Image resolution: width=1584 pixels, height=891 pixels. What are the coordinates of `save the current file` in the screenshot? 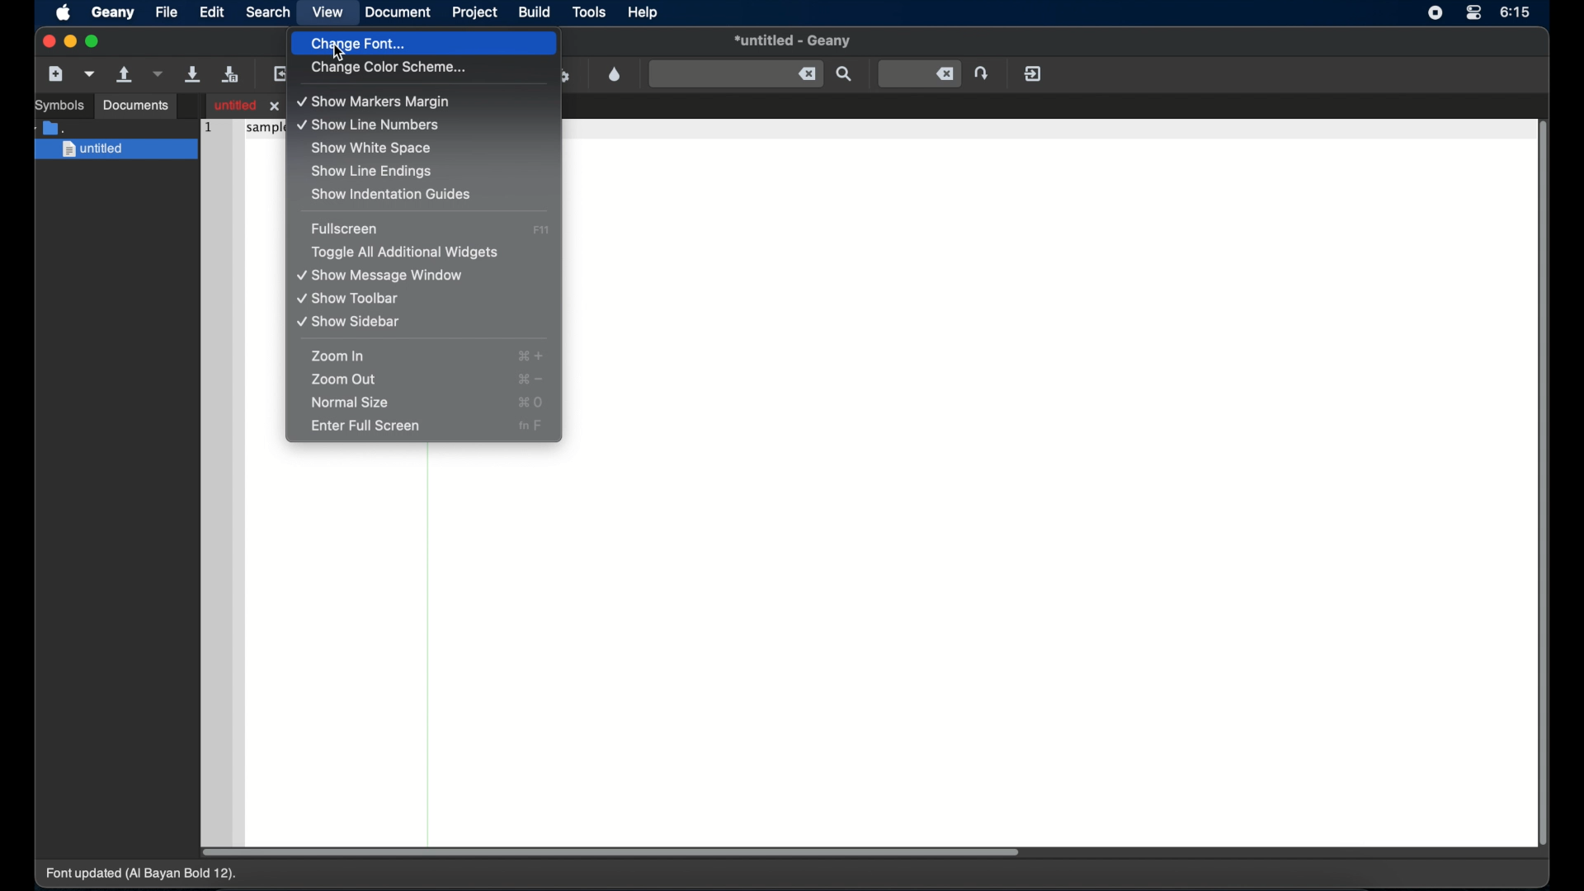 It's located at (192, 73).